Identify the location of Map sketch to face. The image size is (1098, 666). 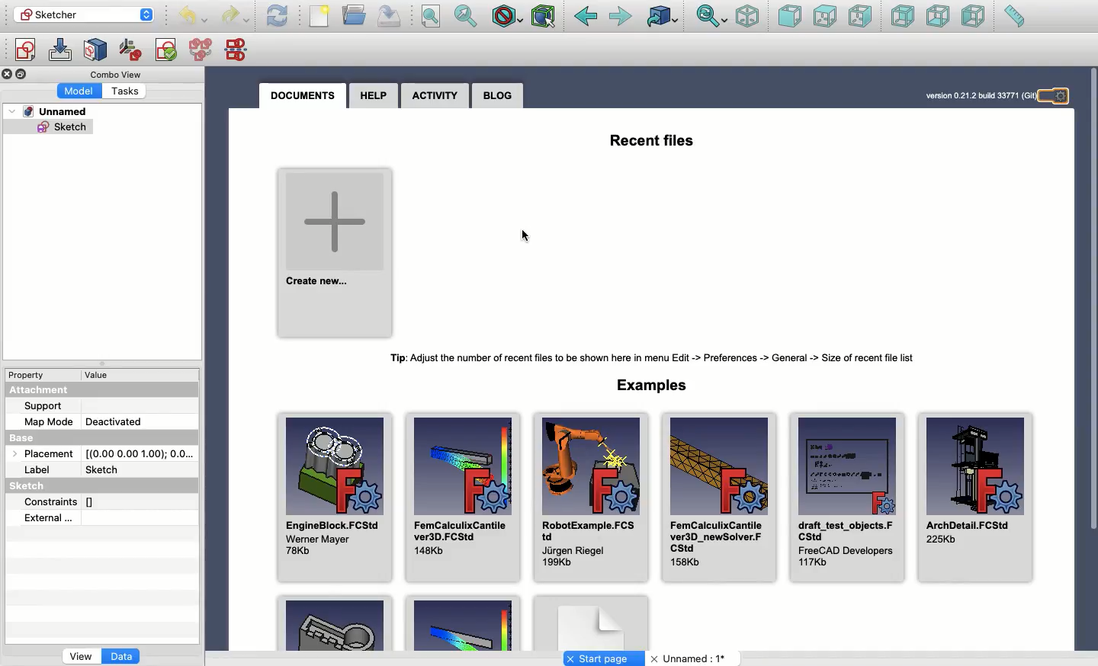
(98, 50).